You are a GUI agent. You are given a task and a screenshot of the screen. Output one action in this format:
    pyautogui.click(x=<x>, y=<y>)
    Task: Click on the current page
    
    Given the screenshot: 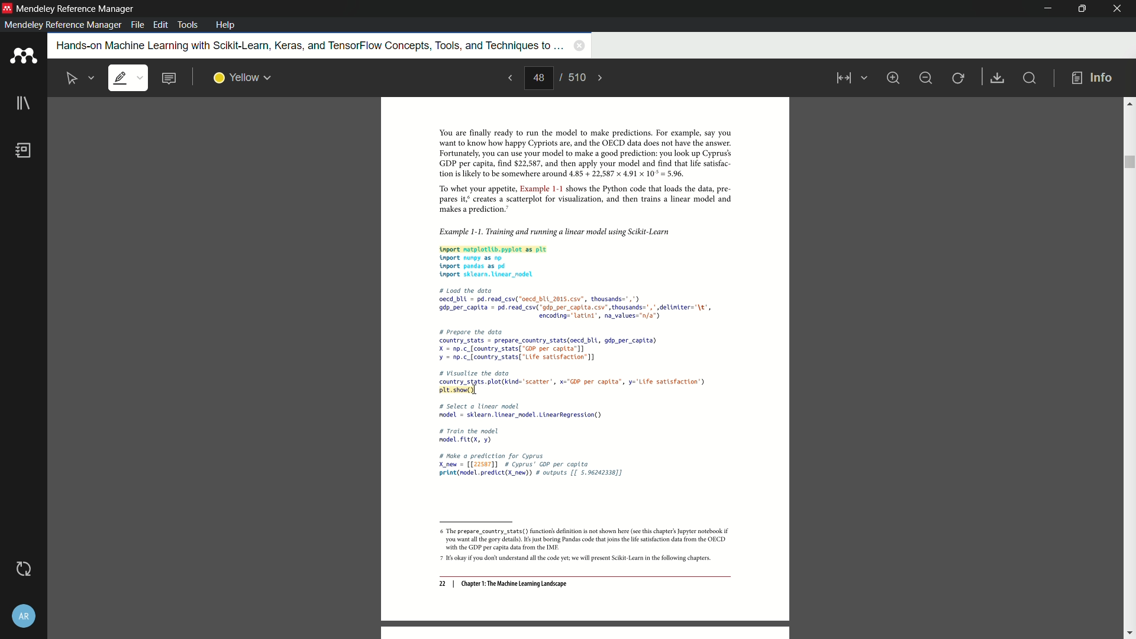 What is the action you would take?
    pyautogui.click(x=538, y=78)
    